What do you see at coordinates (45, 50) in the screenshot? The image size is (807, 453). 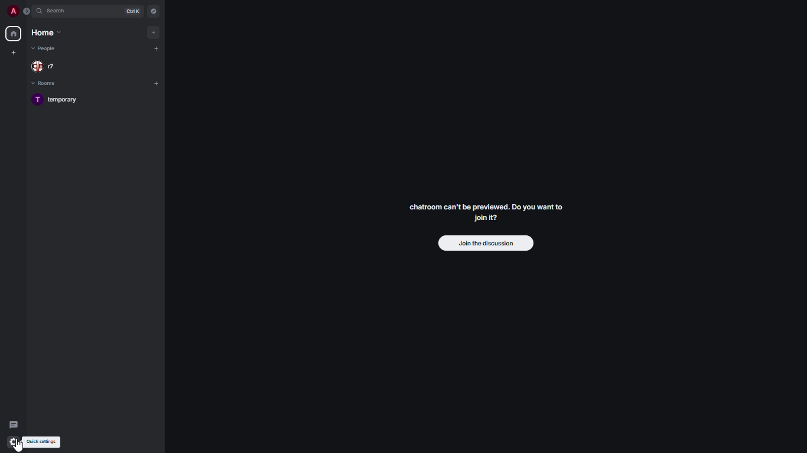 I see `people` at bounding box center [45, 50].